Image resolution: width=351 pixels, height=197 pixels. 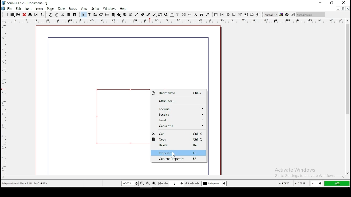 I want to click on rotate item, so click(x=160, y=15).